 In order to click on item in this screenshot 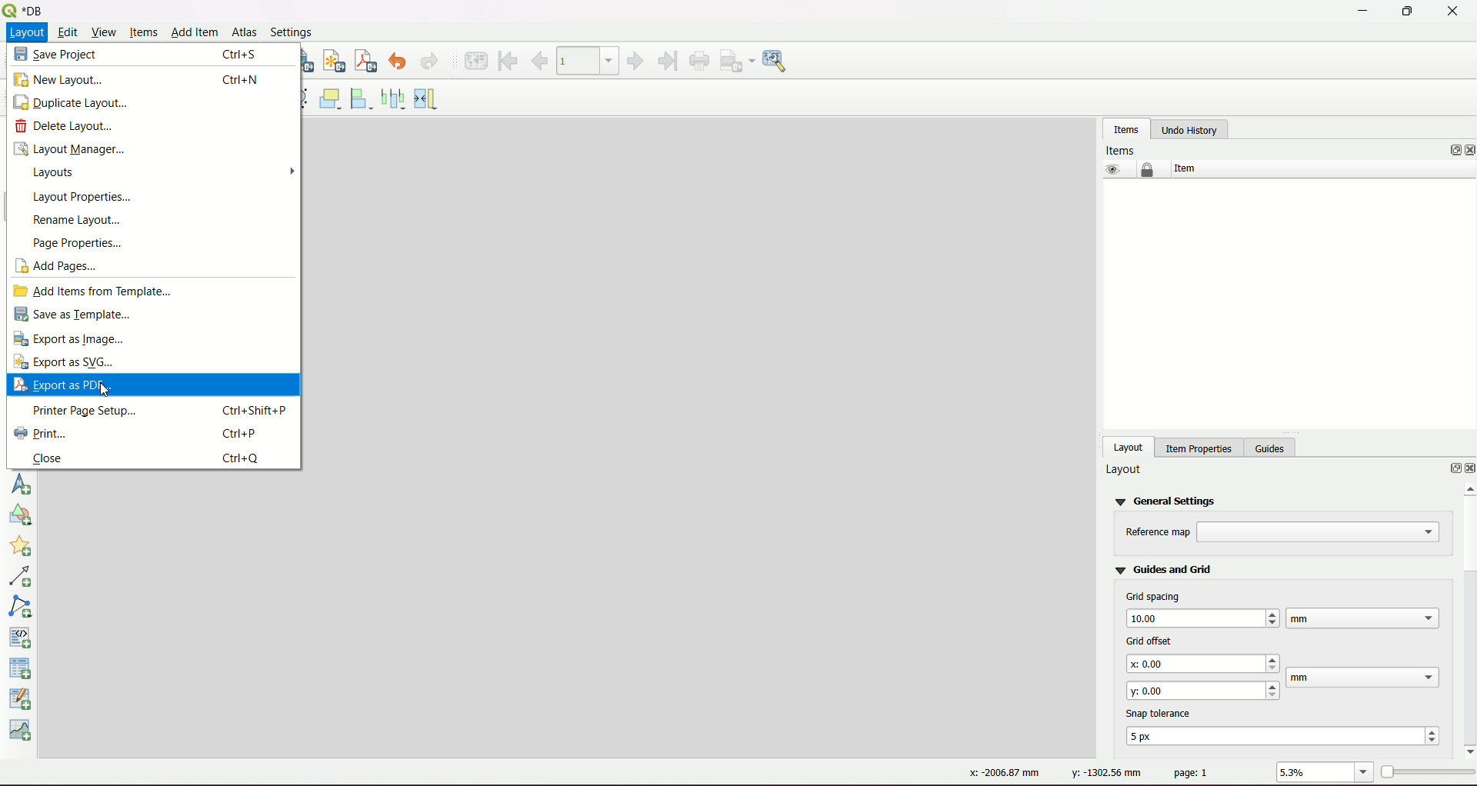, I will do `click(1183, 168)`.